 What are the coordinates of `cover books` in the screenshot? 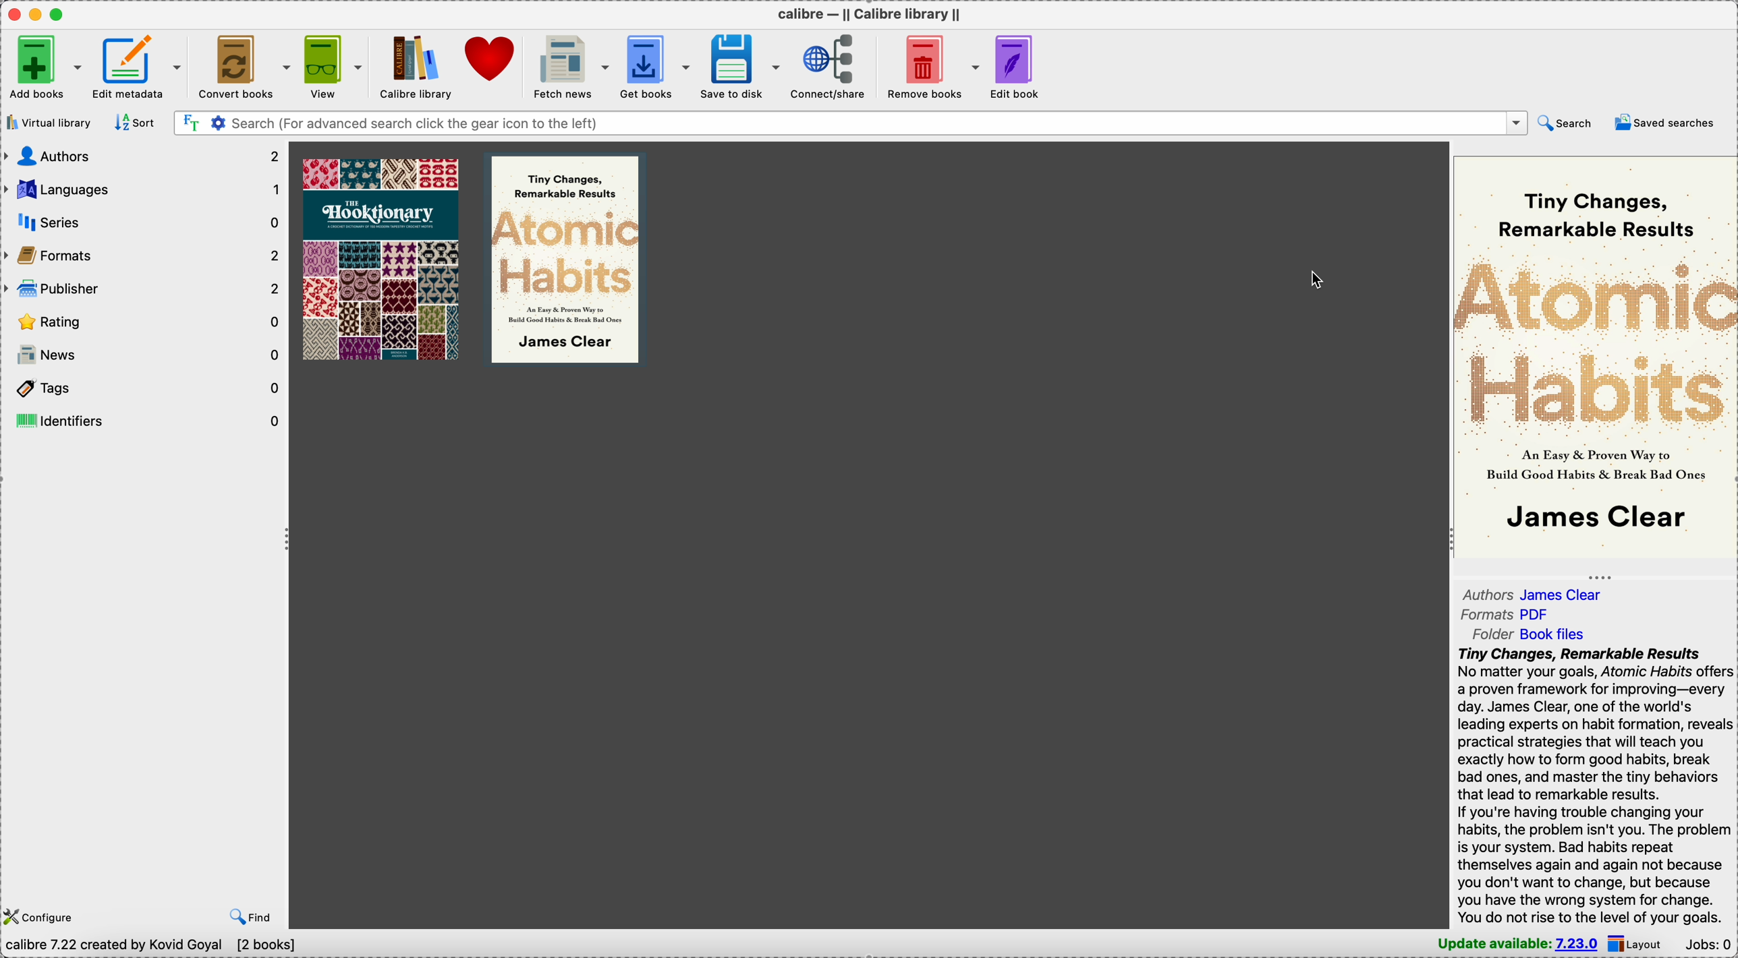 It's located at (244, 65).